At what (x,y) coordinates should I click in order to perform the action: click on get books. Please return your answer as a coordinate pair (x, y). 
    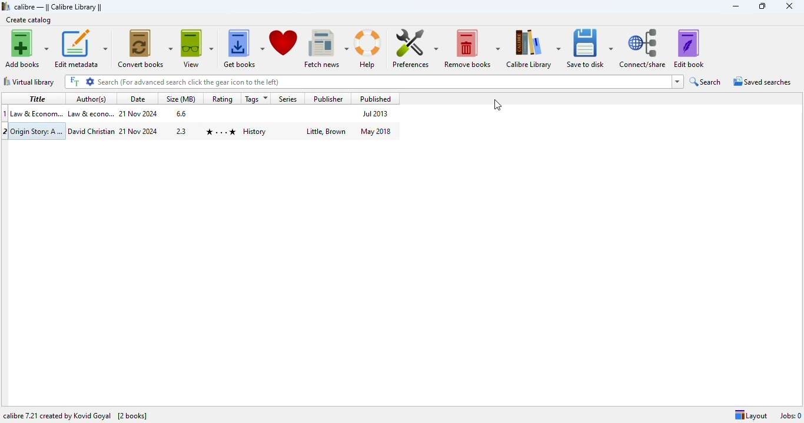
    Looking at the image, I should click on (244, 46).